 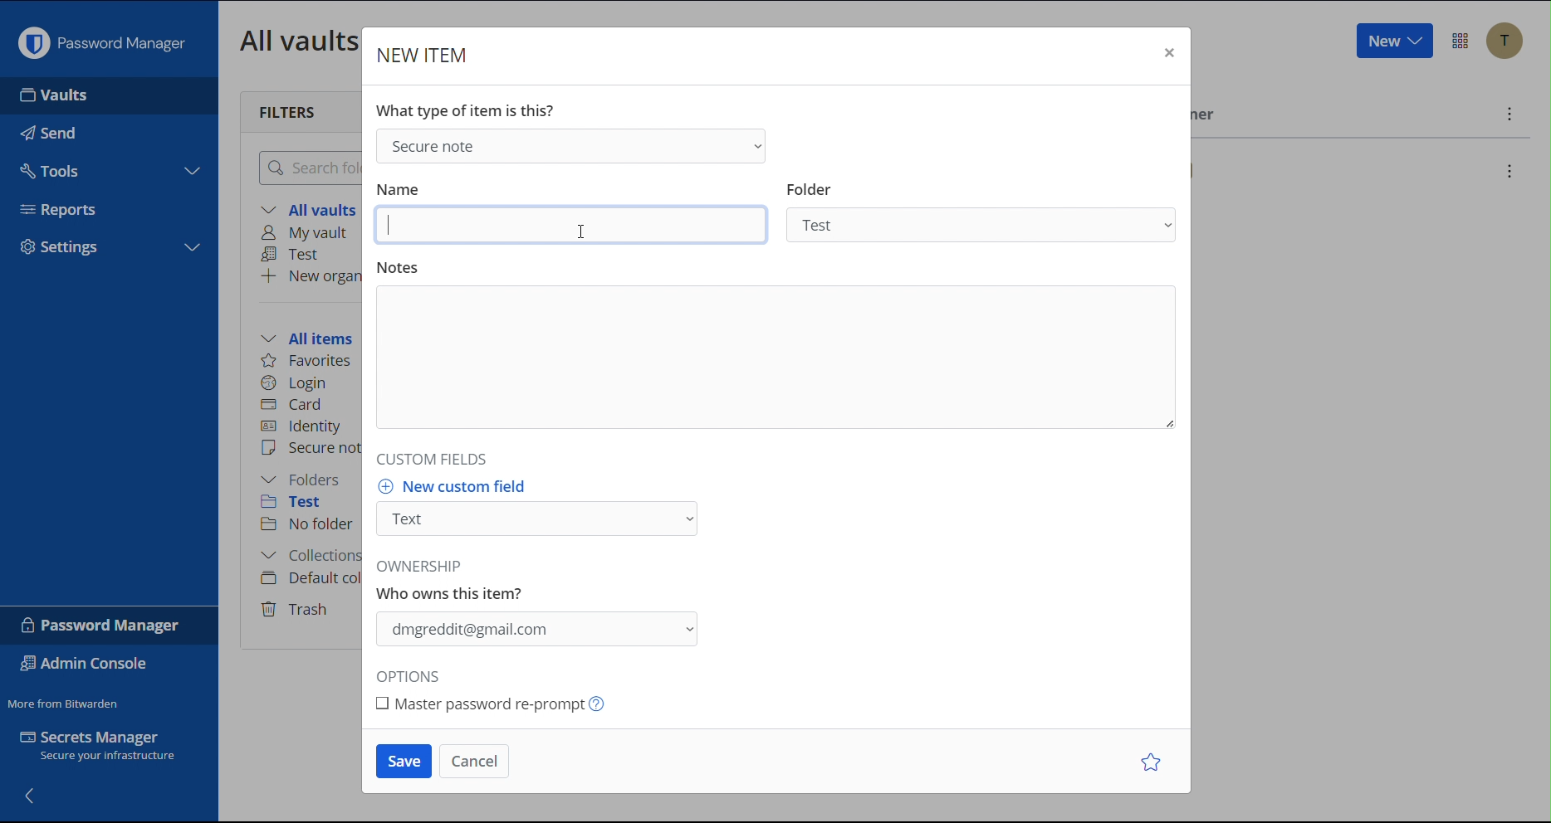 What do you see at coordinates (61, 249) in the screenshot?
I see `Settings` at bounding box center [61, 249].